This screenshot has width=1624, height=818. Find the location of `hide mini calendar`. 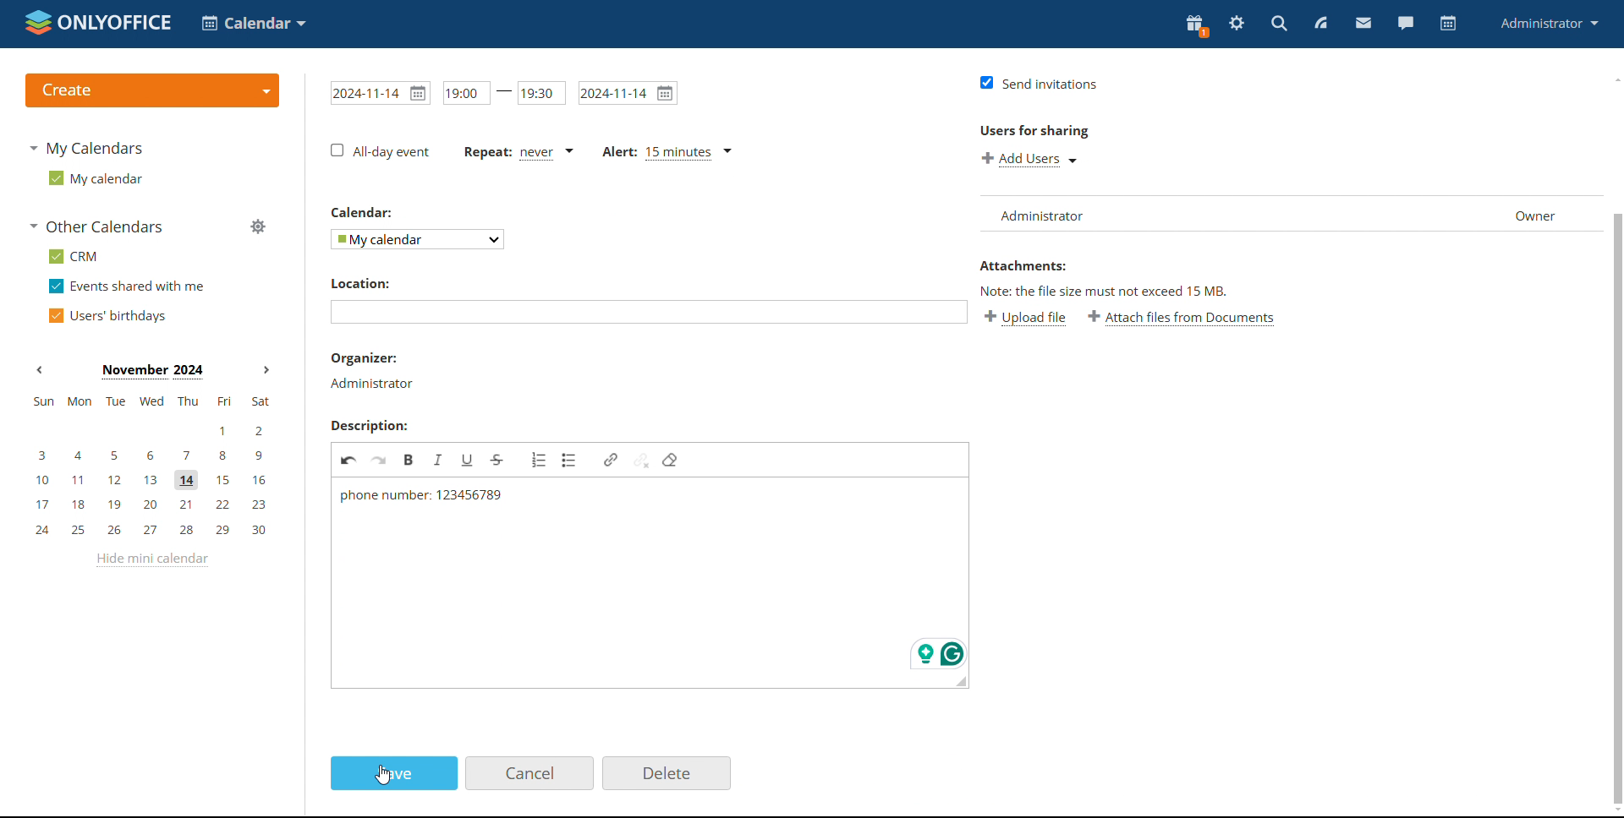

hide mini calendar is located at coordinates (152, 561).